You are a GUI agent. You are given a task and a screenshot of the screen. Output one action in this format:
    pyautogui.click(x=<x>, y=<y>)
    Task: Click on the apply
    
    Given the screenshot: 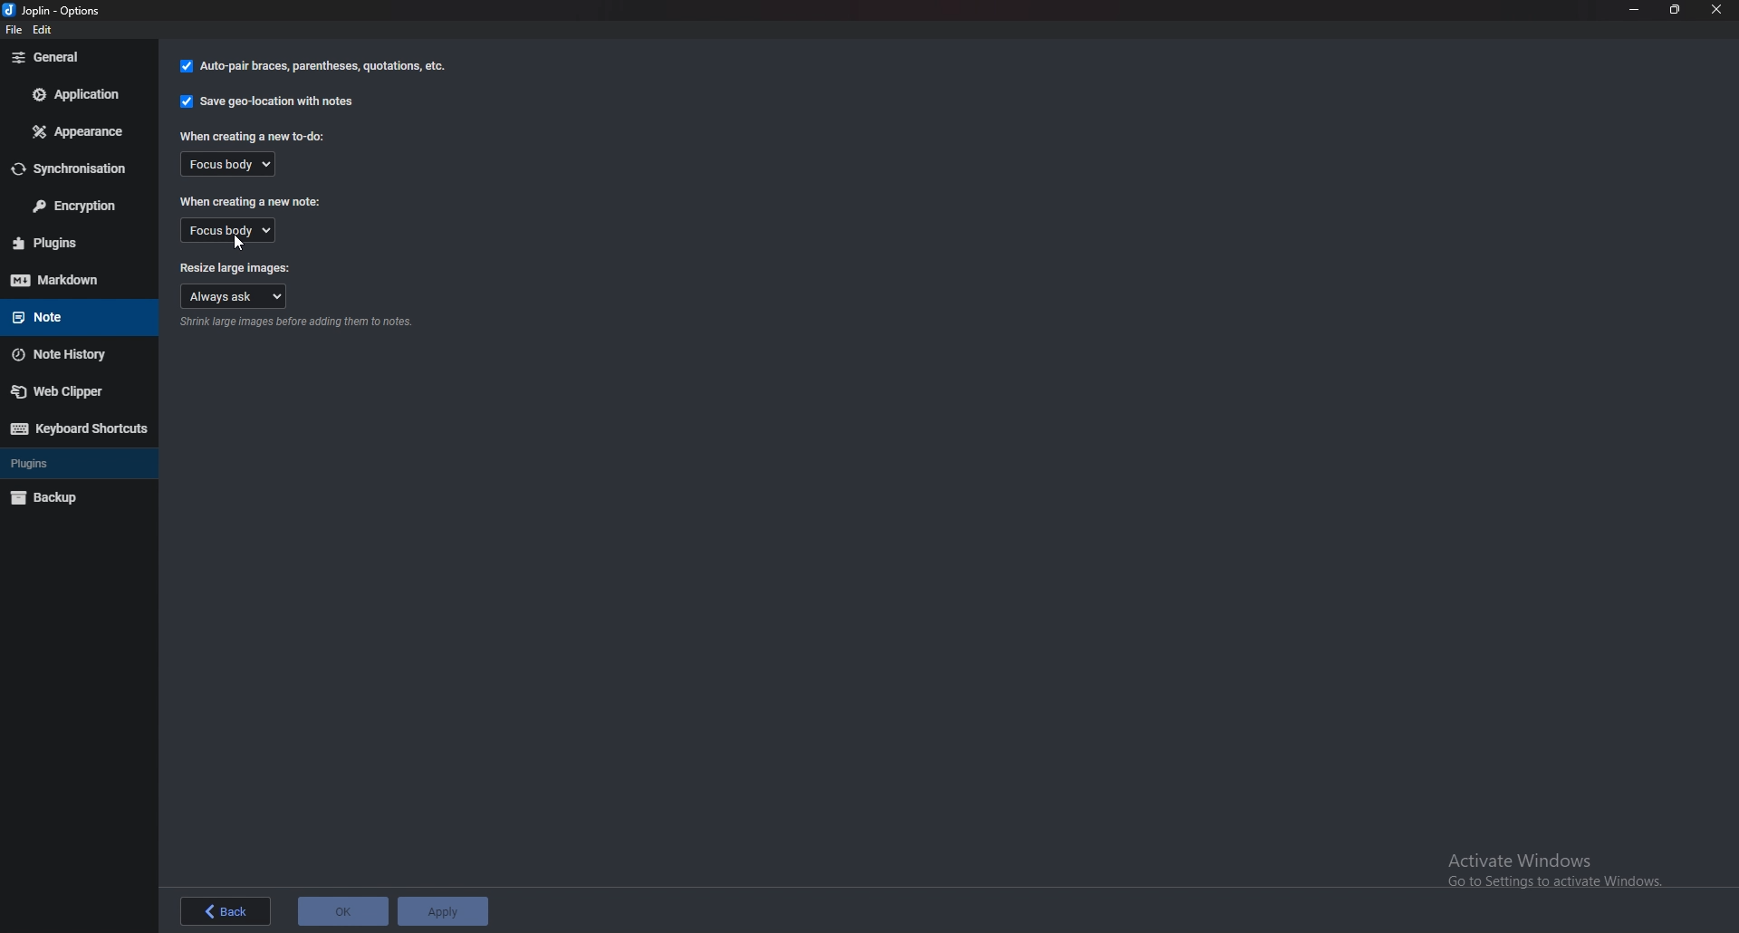 What is the action you would take?
    pyautogui.click(x=445, y=911)
    